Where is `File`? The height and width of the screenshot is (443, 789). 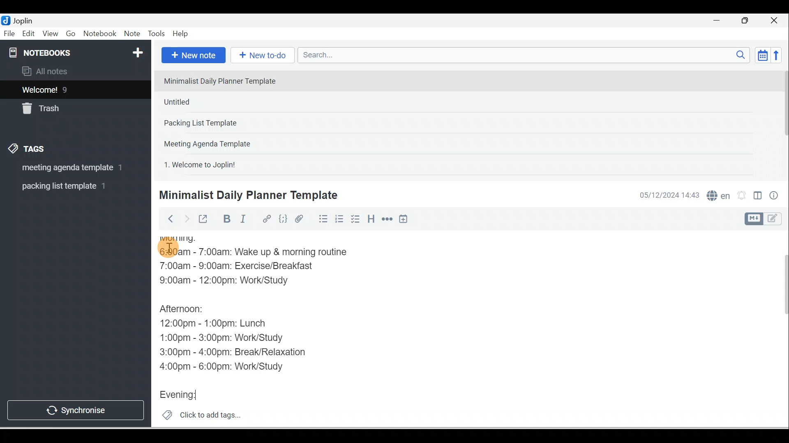
File is located at coordinates (10, 33).